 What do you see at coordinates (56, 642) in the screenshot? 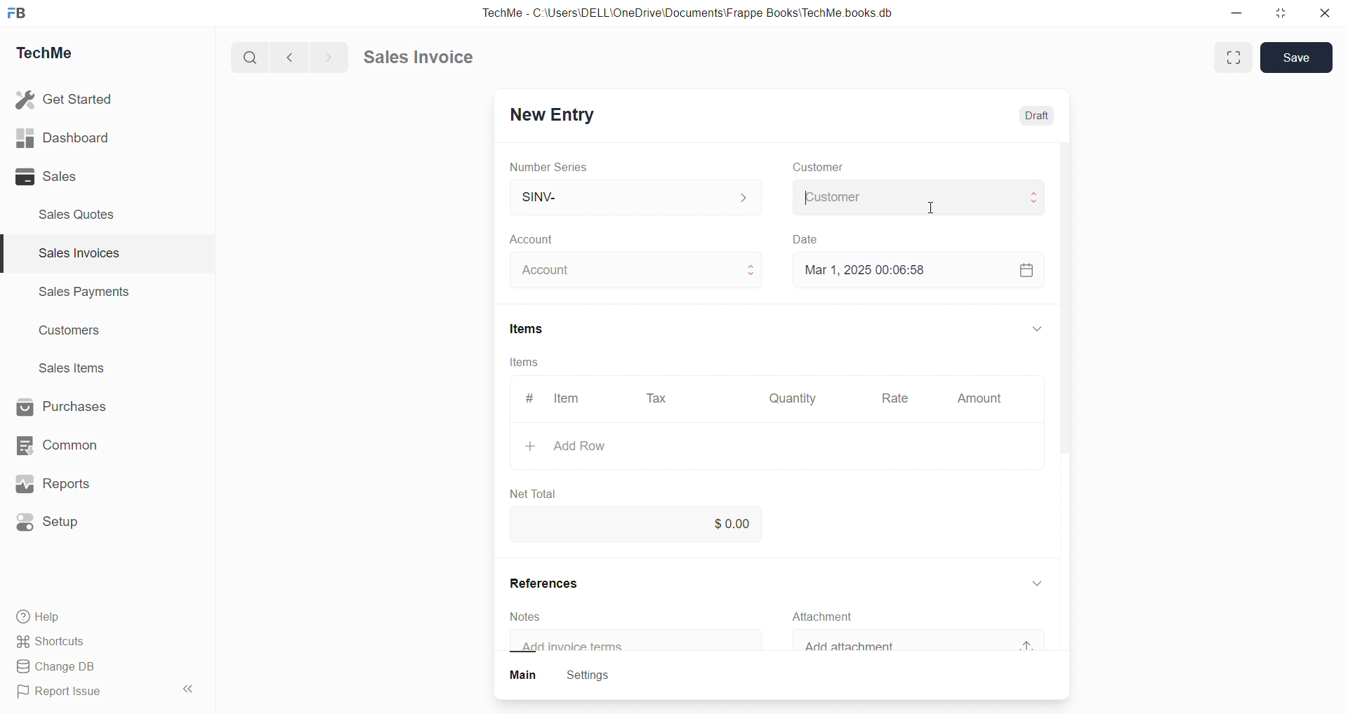
I see ` Shortcuts` at bounding box center [56, 642].